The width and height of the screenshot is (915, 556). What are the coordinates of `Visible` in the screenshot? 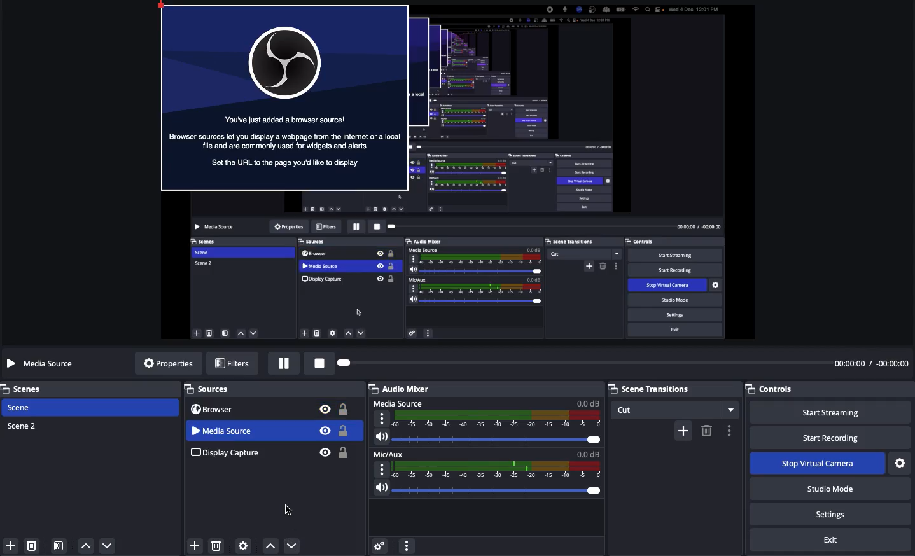 It's located at (324, 431).